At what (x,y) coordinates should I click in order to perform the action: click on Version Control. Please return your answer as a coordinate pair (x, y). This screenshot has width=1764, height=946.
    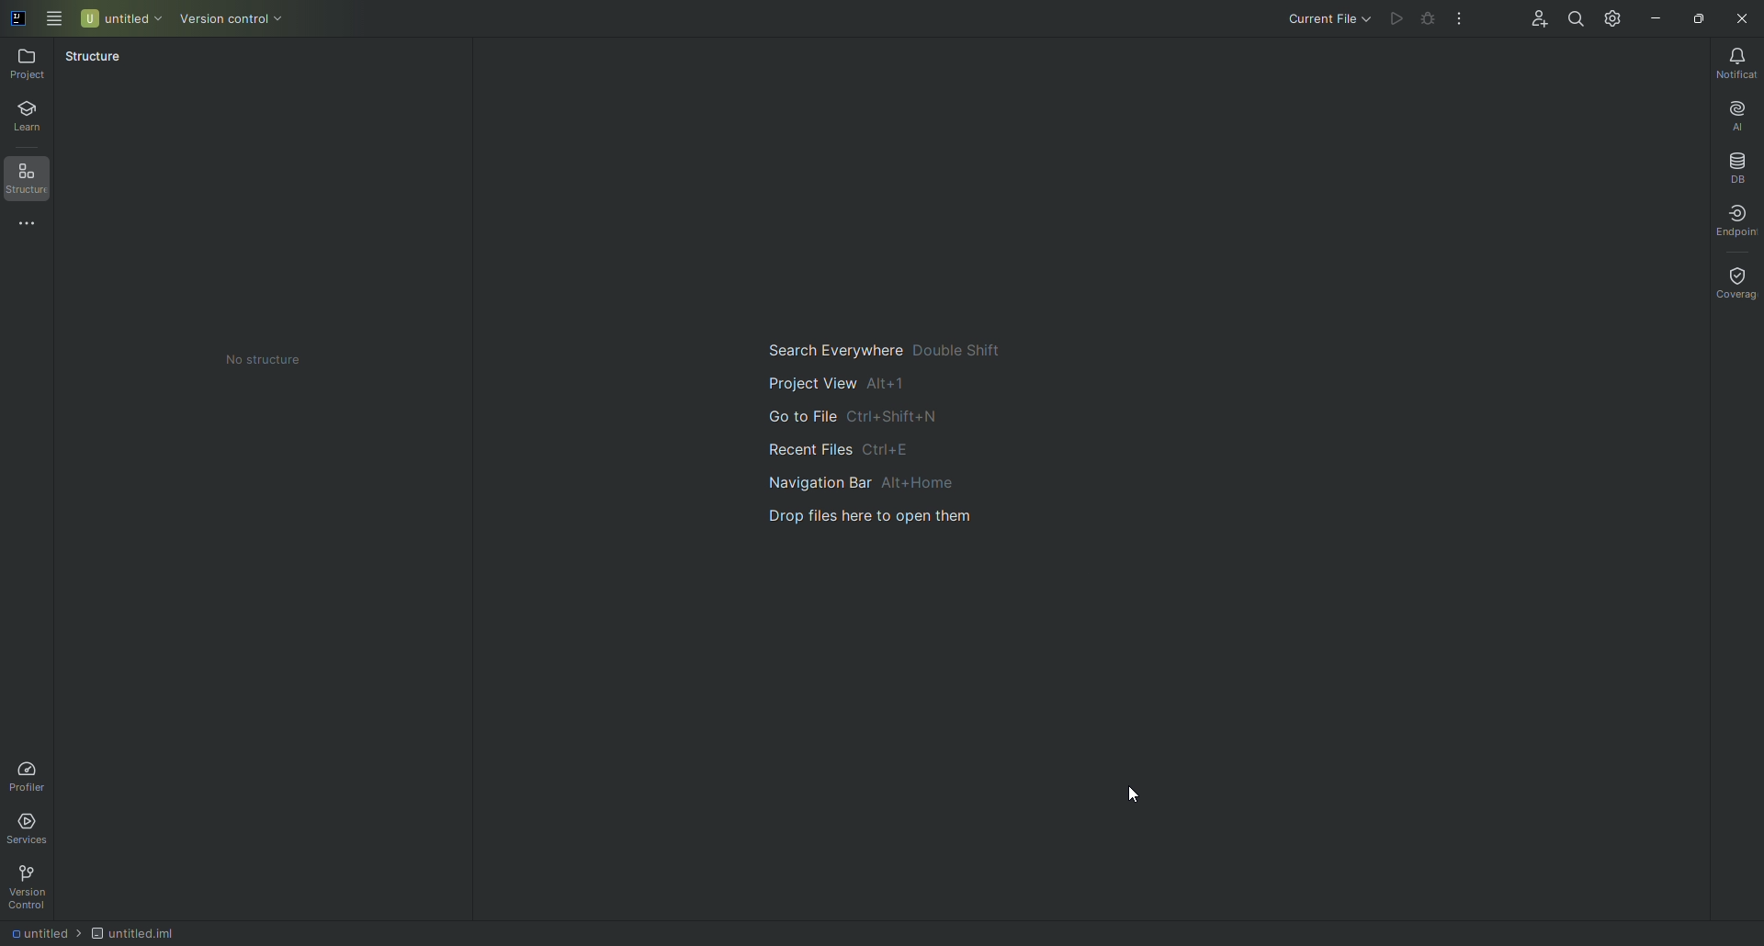
    Looking at the image, I should click on (33, 885).